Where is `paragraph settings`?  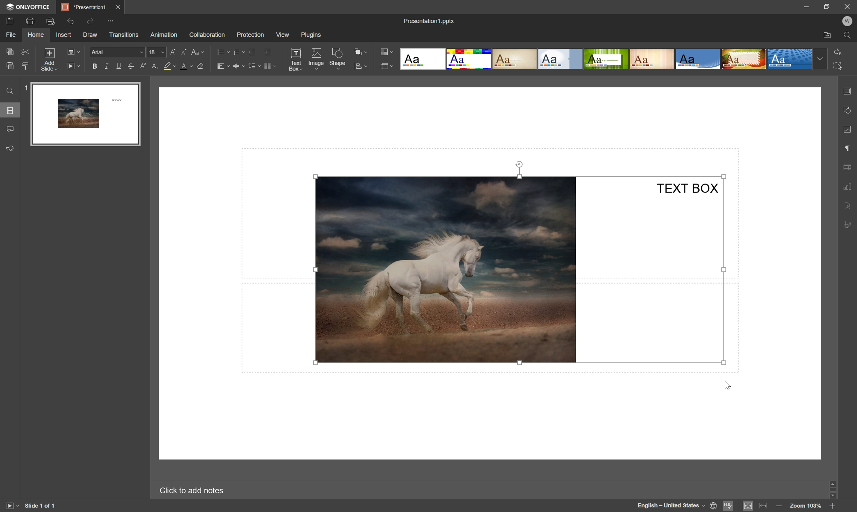
paragraph settings is located at coordinates (848, 148).